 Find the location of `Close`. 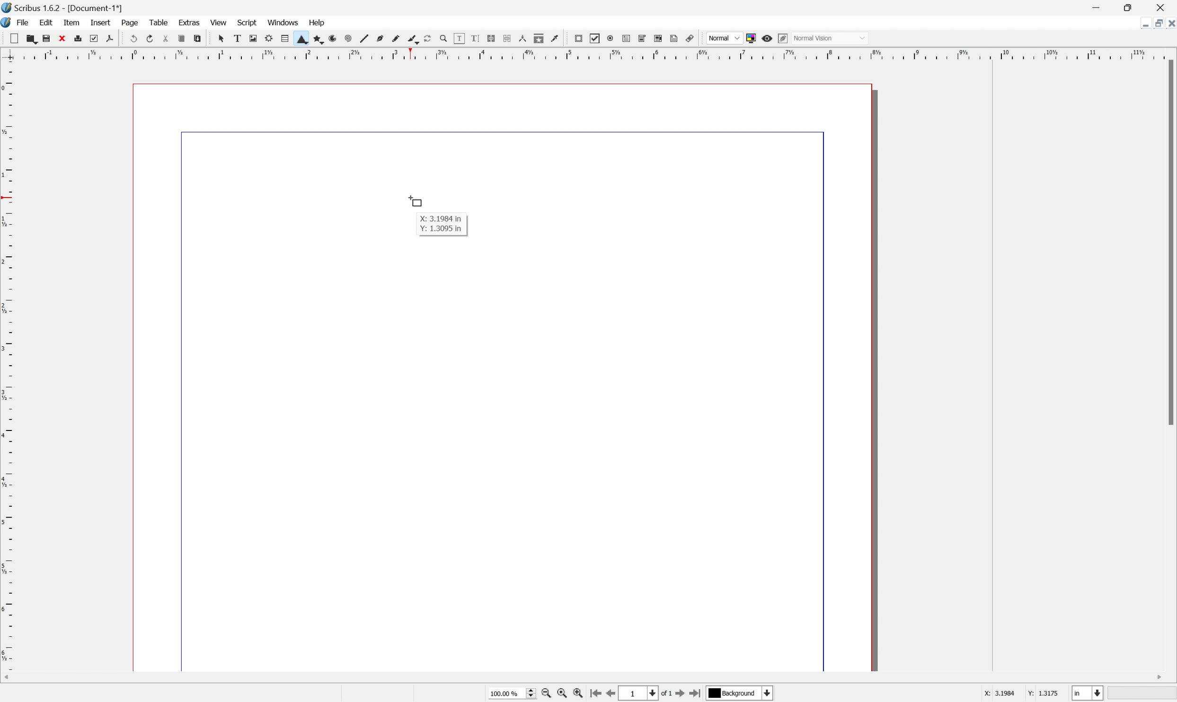

Close is located at coordinates (1160, 8).